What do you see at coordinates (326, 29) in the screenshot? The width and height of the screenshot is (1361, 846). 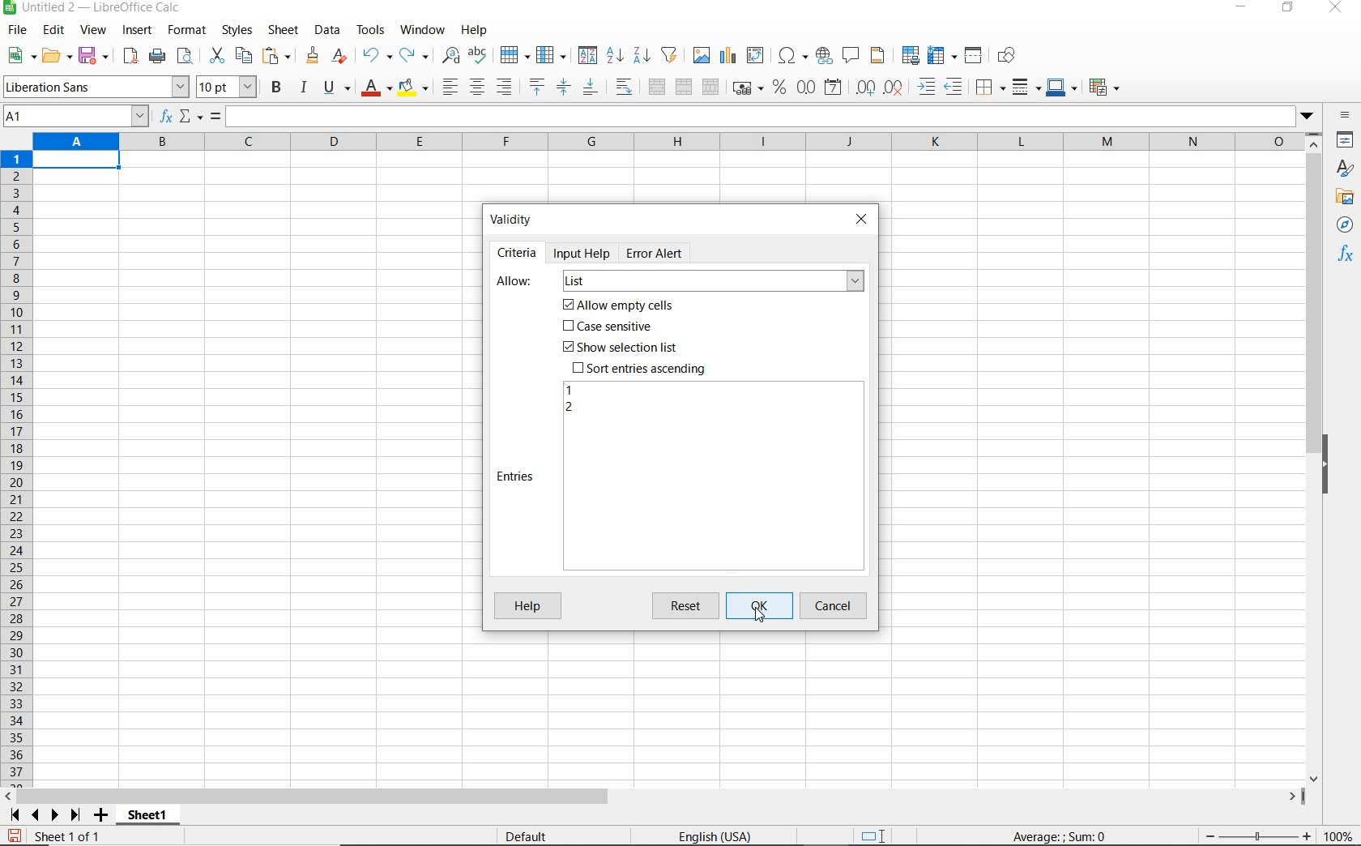 I see `data` at bounding box center [326, 29].